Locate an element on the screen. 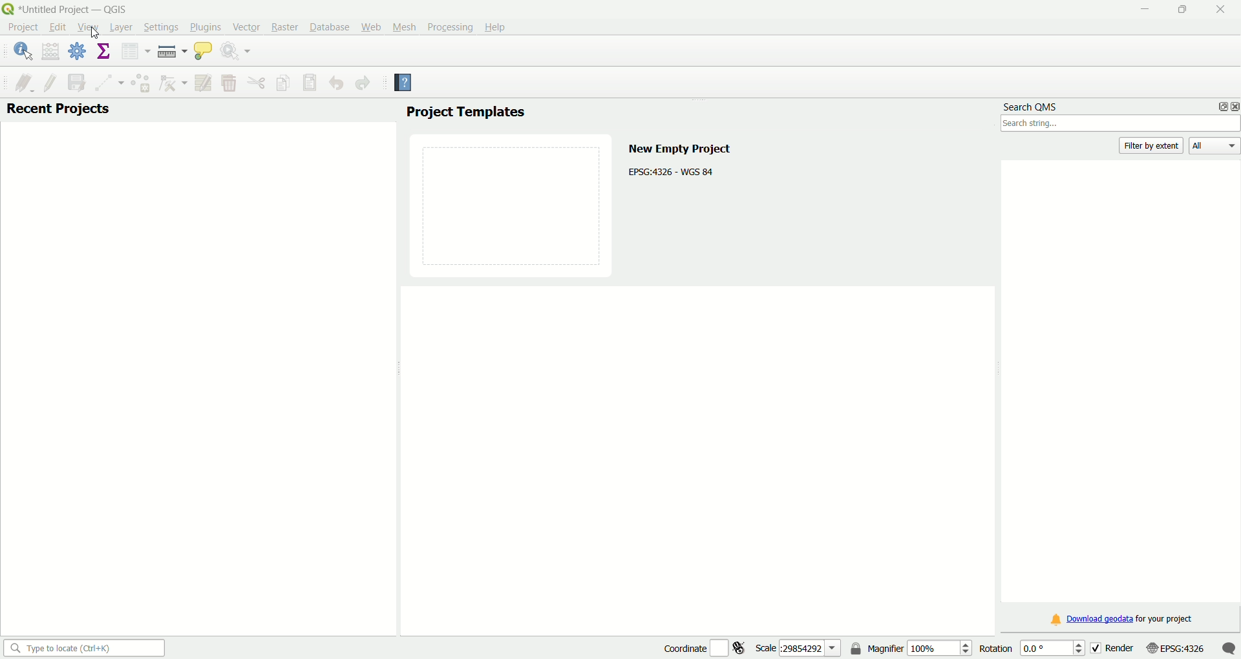  search bar is located at coordinates (1121, 125).